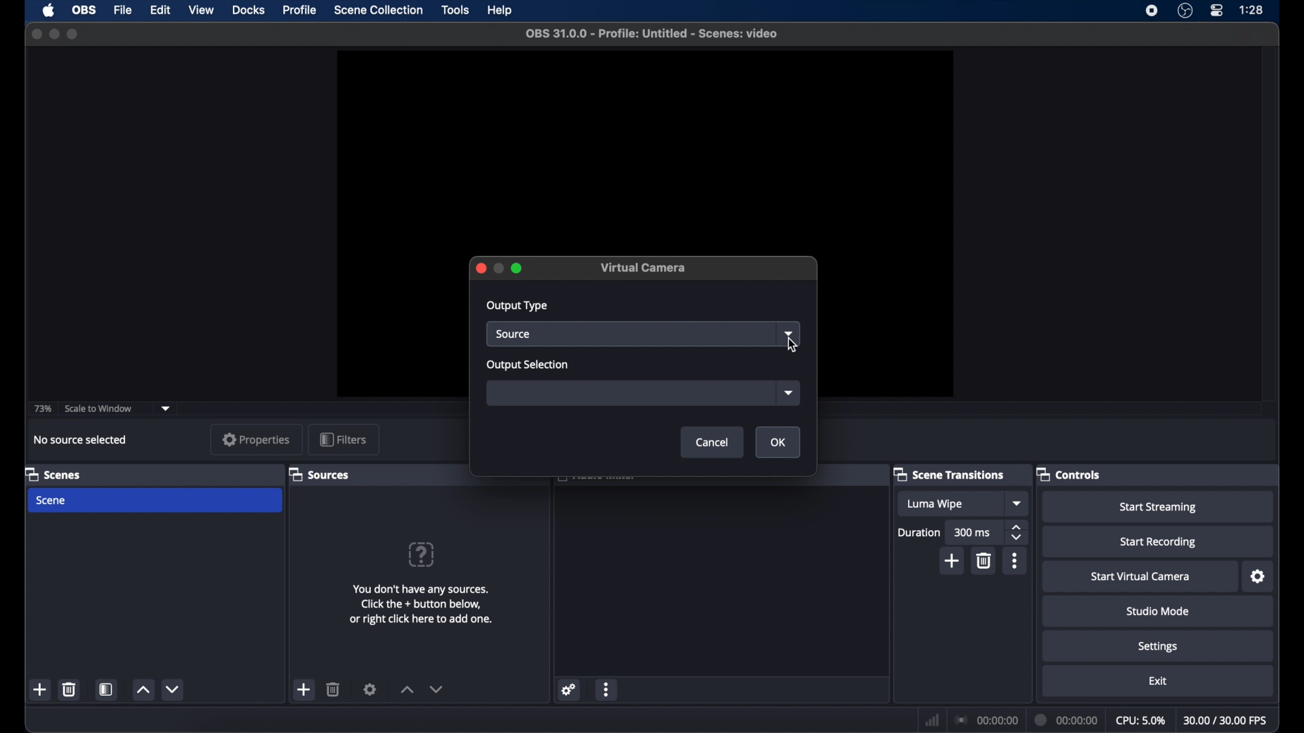  I want to click on 300 ms, so click(974, 532).